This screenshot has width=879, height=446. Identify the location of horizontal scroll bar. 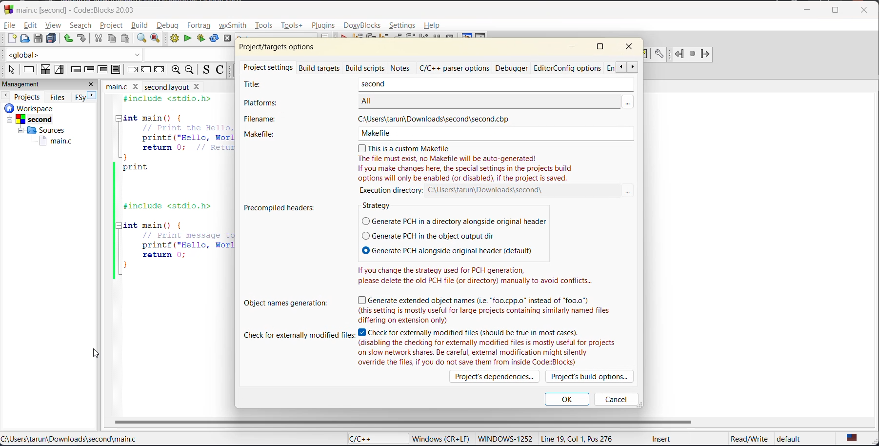
(402, 421).